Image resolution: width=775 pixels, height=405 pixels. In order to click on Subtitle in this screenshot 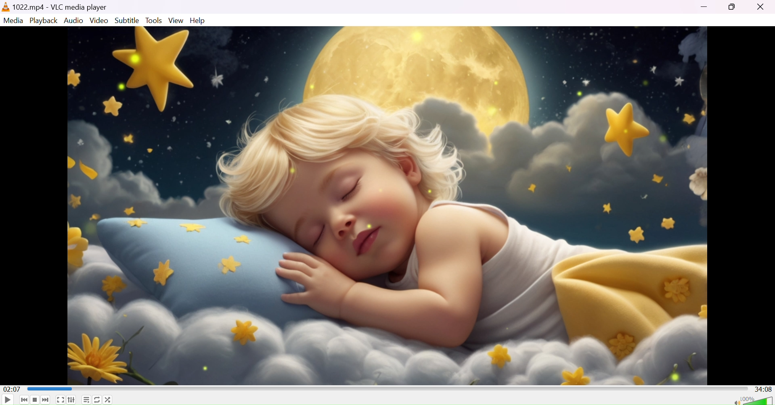, I will do `click(128, 21)`.